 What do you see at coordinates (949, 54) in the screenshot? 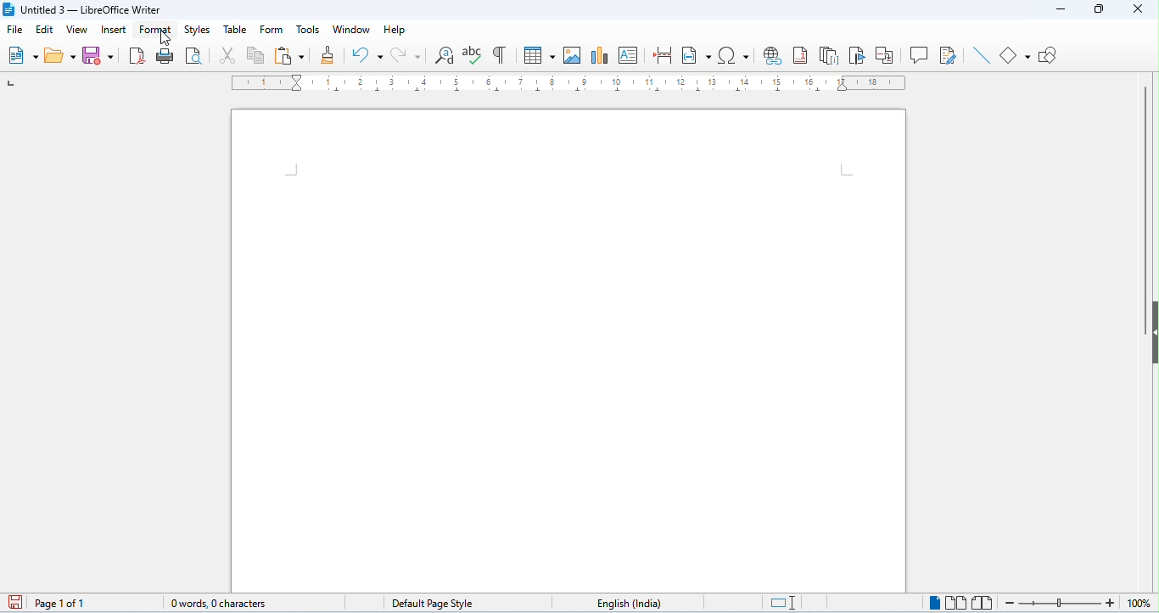
I see `show track changes` at bounding box center [949, 54].